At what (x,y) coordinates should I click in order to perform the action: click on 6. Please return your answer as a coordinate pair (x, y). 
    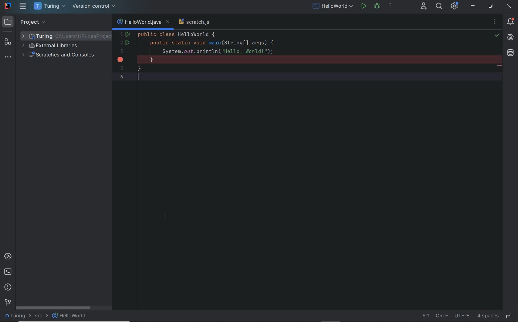
    Looking at the image, I should click on (122, 76).